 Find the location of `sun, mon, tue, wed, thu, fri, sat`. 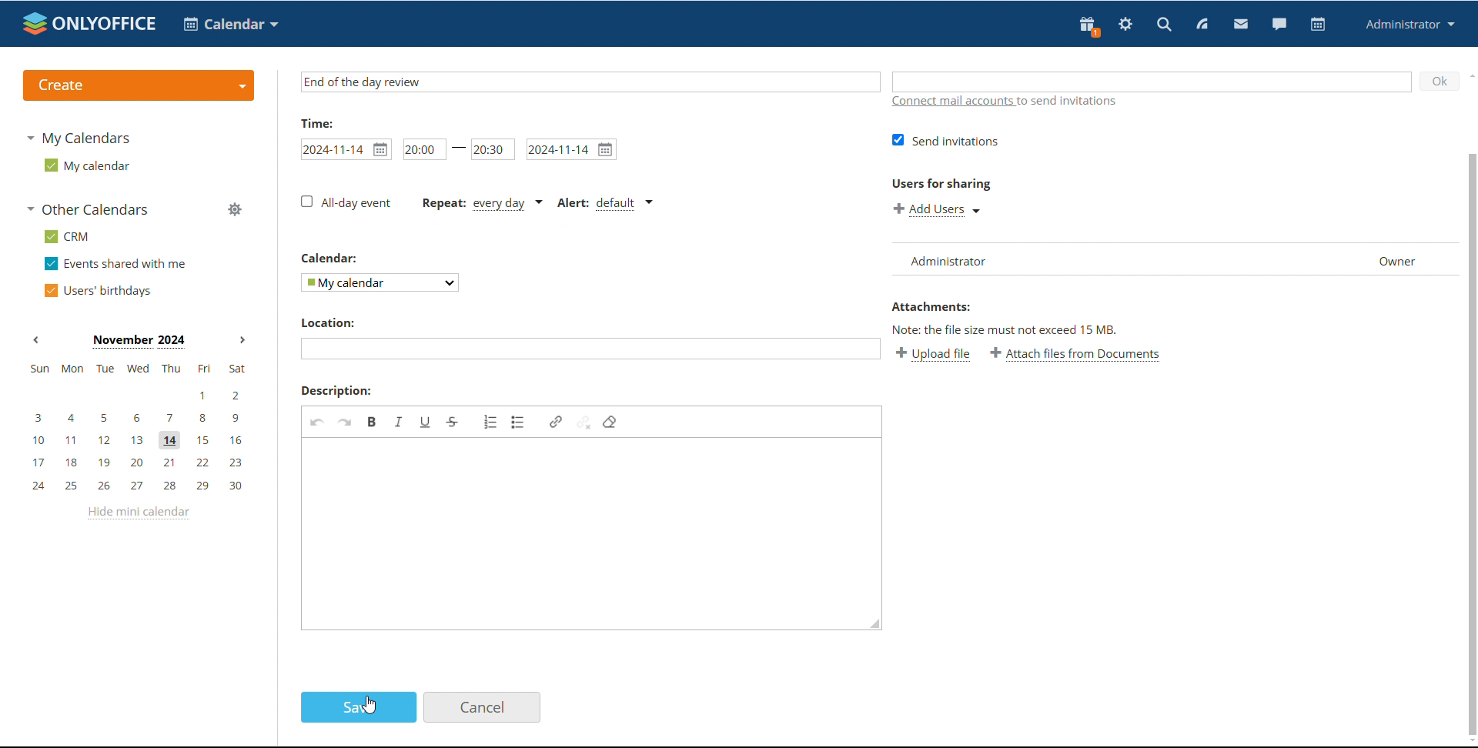

sun, mon, tue, wed, thu, fri, sat is located at coordinates (136, 369).